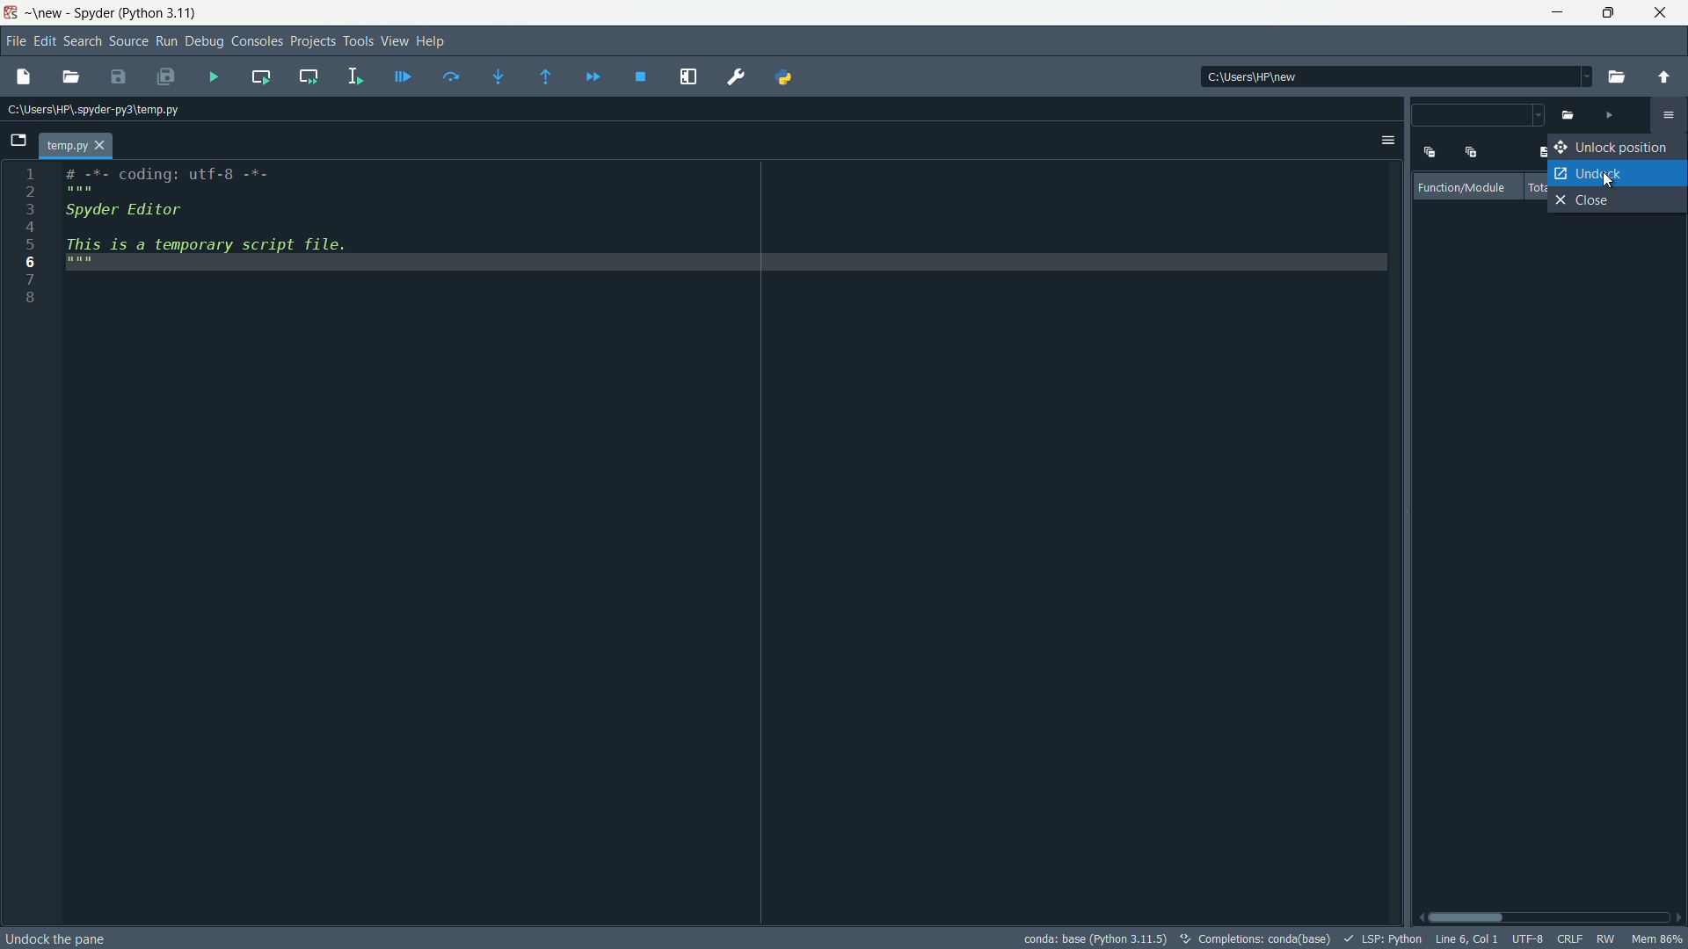  What do you see at coordinates (1590, 203) in the screenshot?
I see `close` at bounding box center [1590, 203].